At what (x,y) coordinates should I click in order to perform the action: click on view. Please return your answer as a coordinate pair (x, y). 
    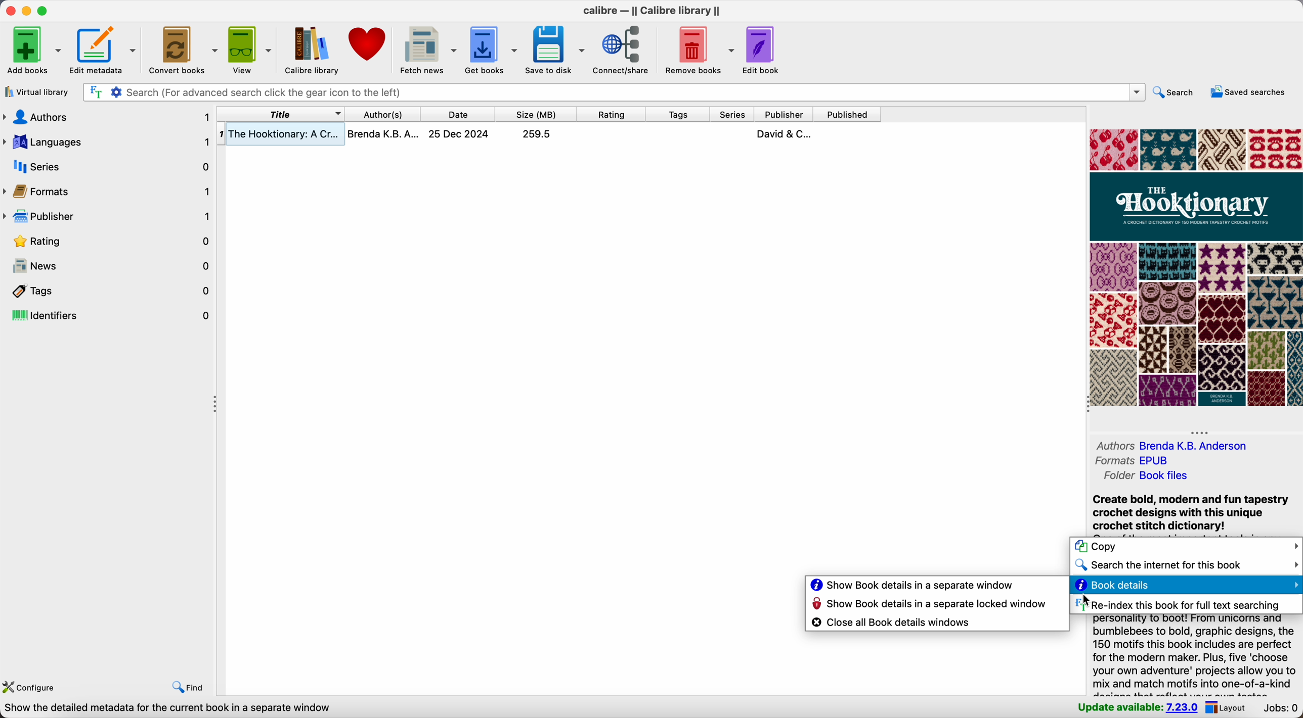
    Looking at the image, I should click on (250, 49).